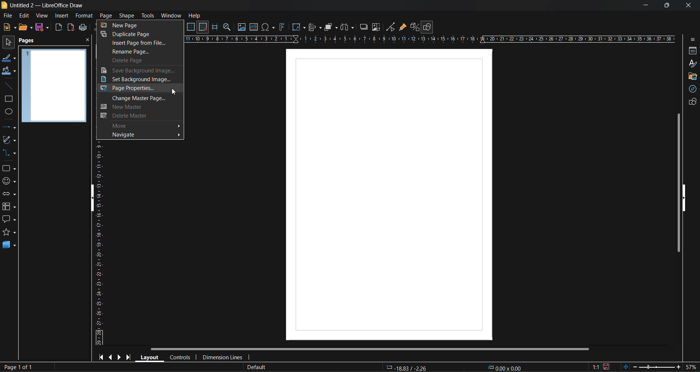  I want to click on ellipse, so click(9, 113).